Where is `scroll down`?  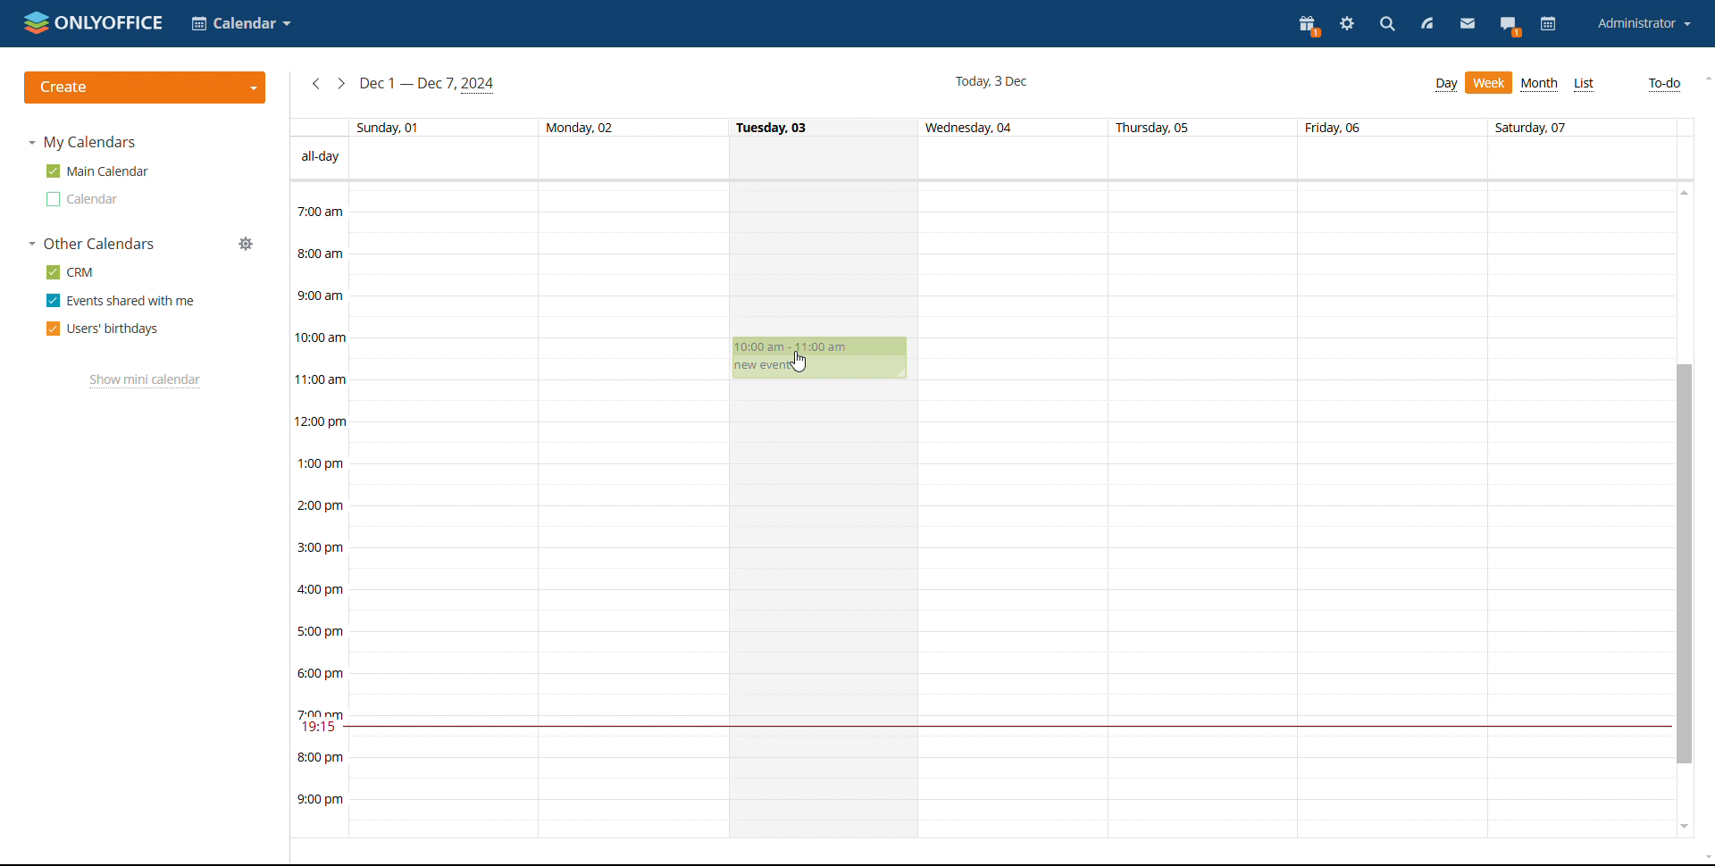
scroll down is located at coordinates (1685, 827).